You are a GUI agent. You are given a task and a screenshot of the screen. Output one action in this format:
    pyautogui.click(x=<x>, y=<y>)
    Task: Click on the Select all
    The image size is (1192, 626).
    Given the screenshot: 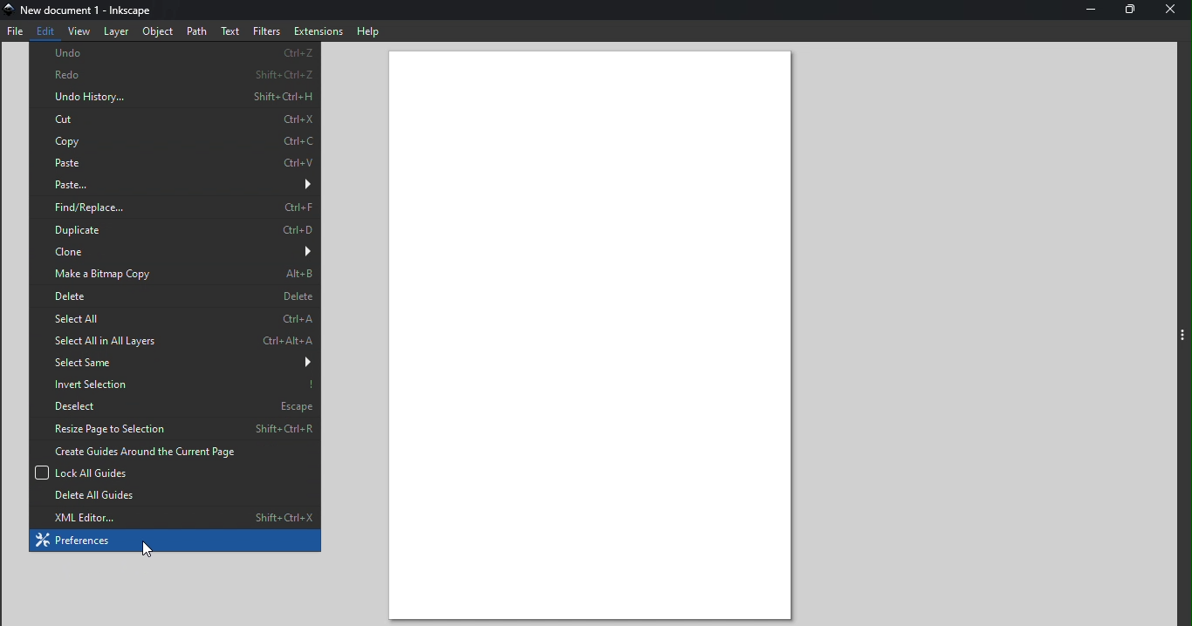 What is the action you would take?
    pyautogui.click(x=174, y=317)
    